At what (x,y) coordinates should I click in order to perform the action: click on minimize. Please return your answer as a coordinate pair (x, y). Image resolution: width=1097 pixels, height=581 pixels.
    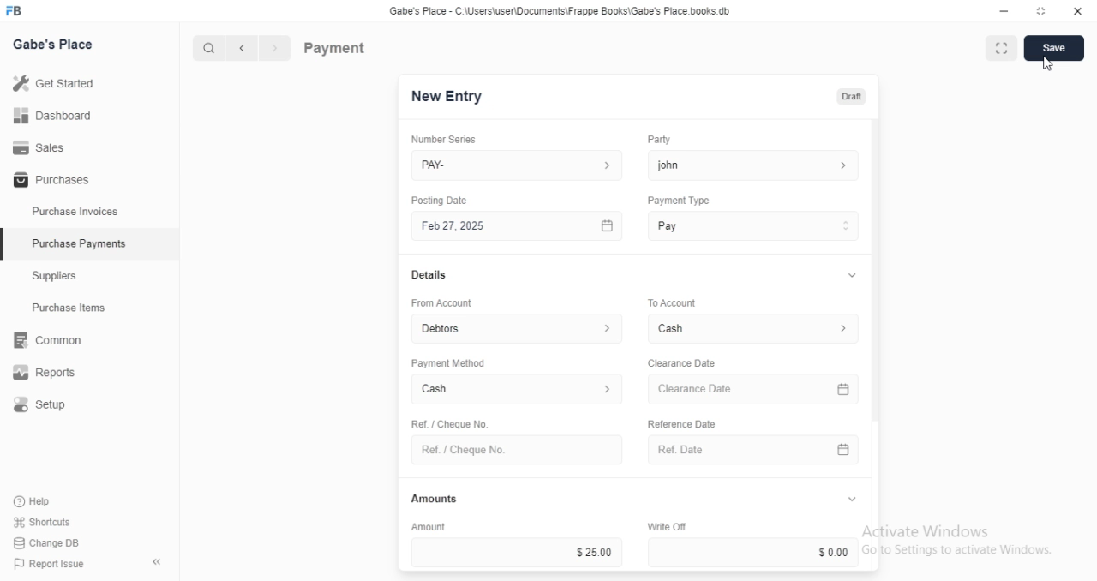
    Looking at the image, I should click on (999, 10).